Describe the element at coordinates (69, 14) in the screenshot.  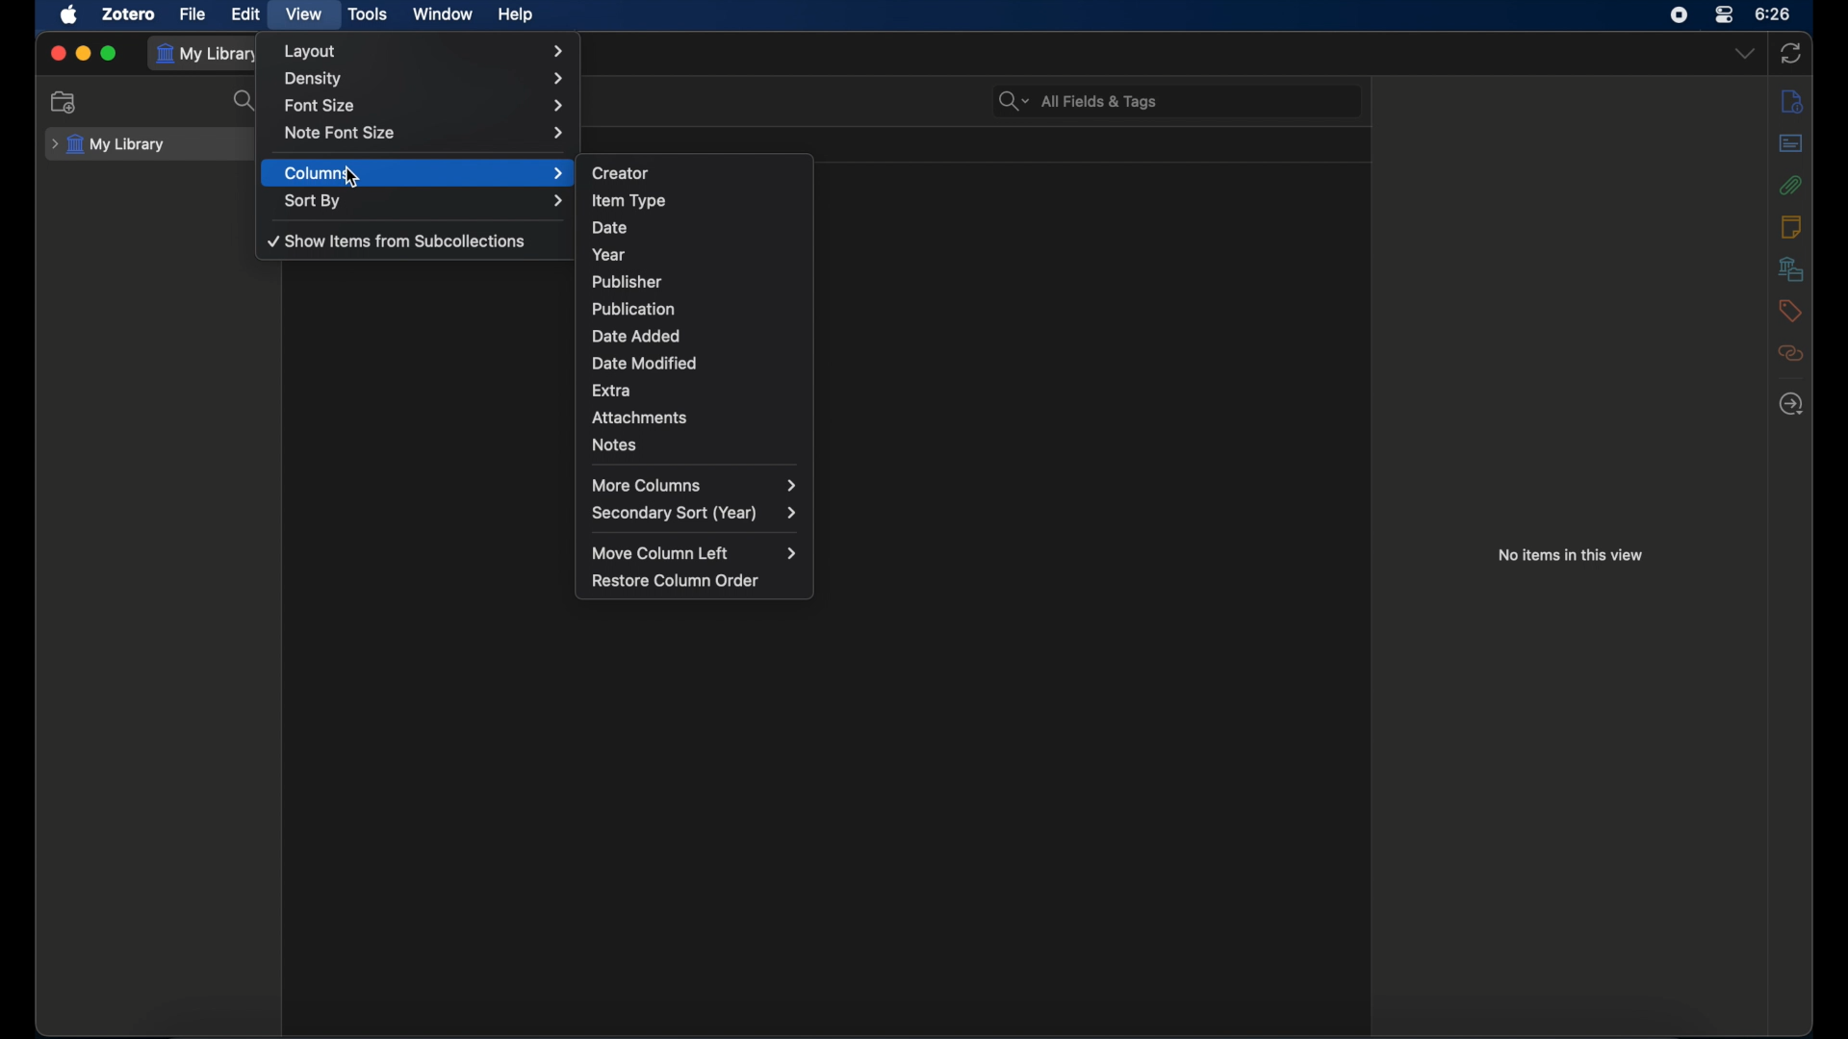
I see `apple icon` at that location.